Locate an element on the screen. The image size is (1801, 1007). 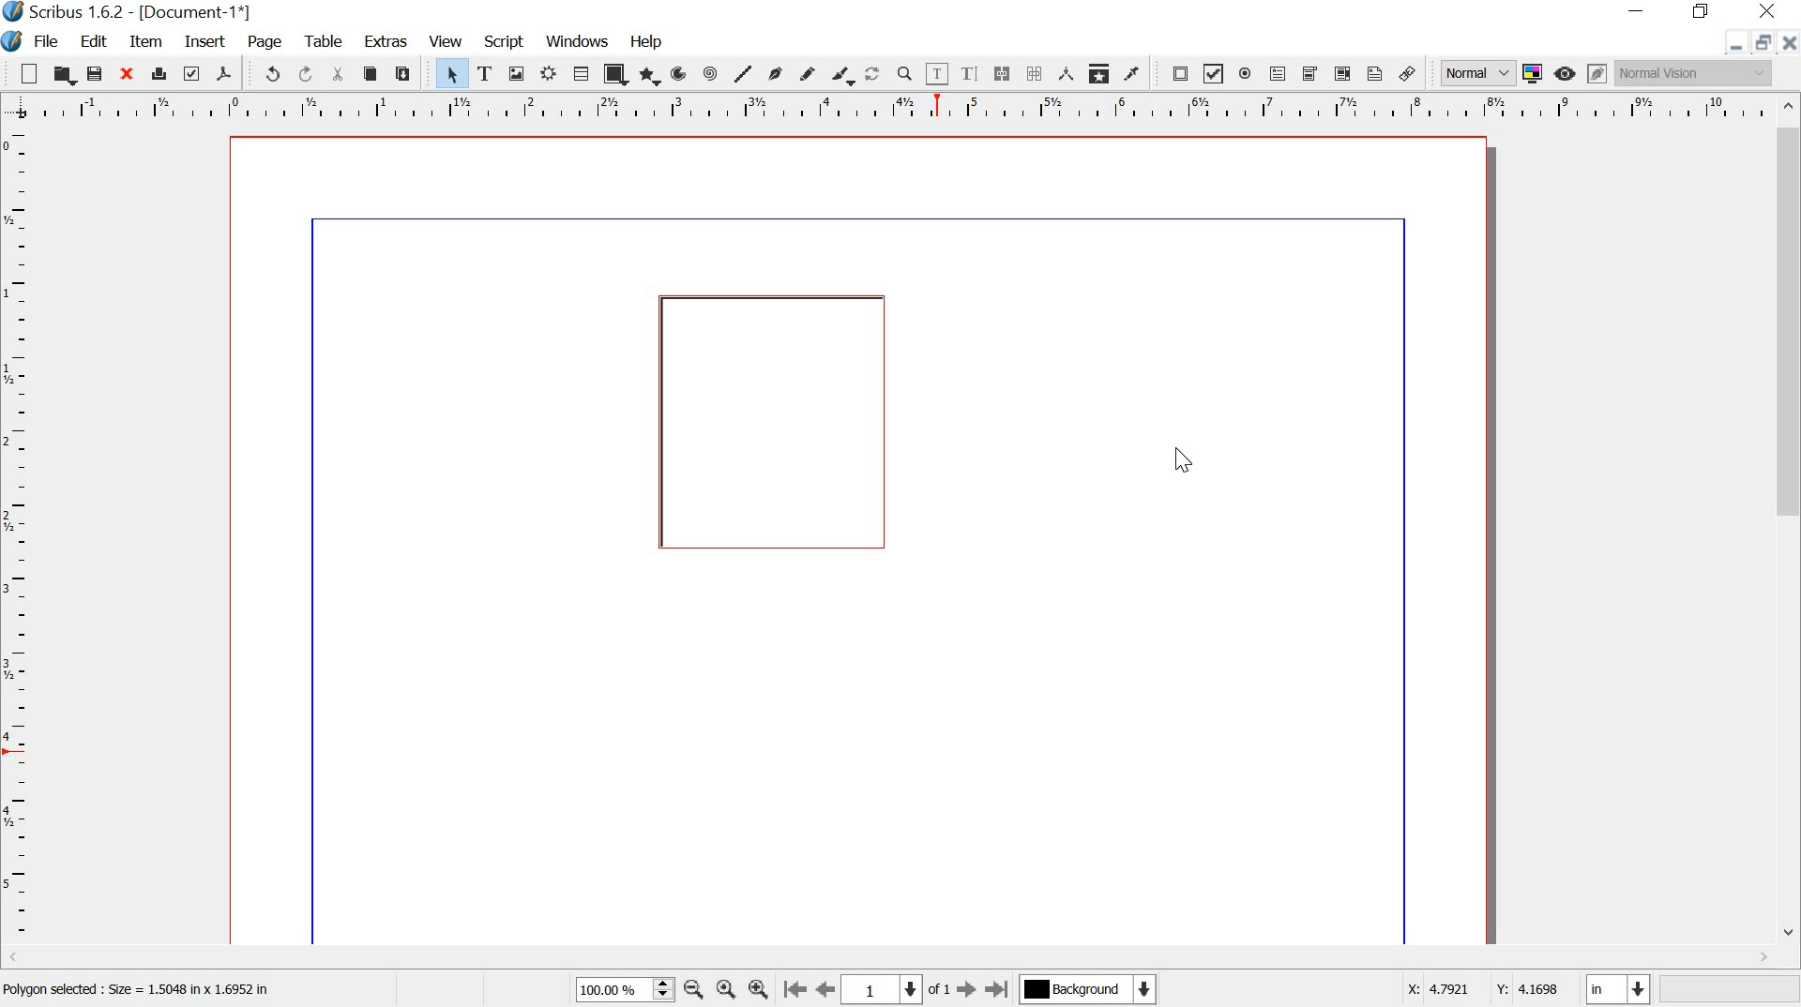
windows is located at coordinates (578, 41).